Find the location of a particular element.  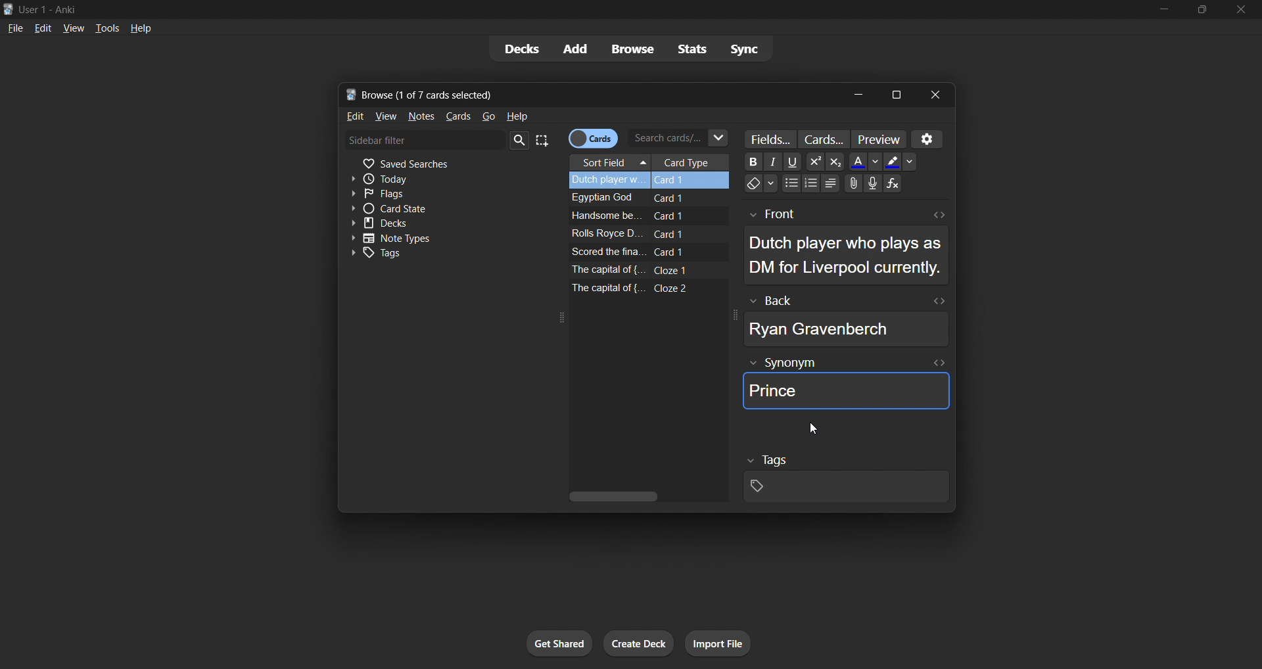

search cards is located at coordinates (679, 138).